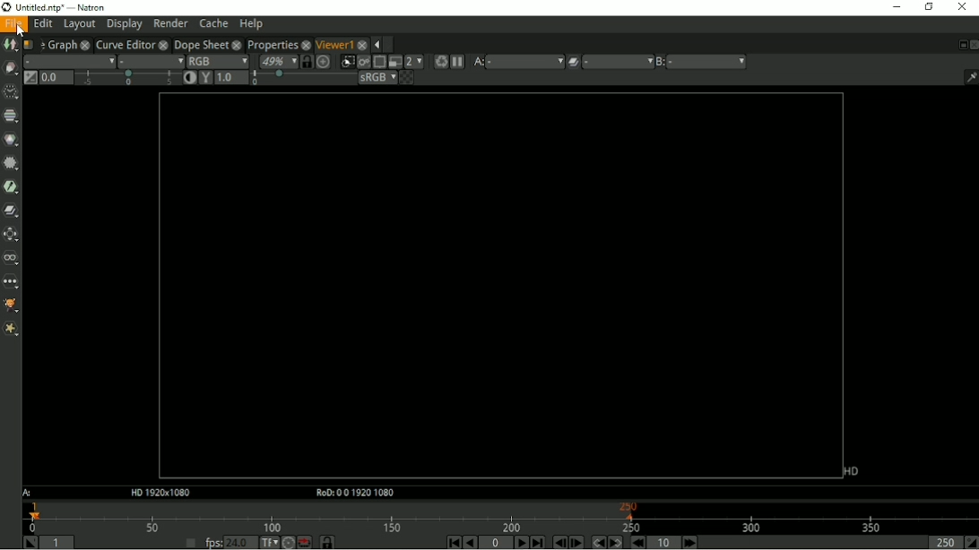  I want to click on Graph, so click(61, 44).